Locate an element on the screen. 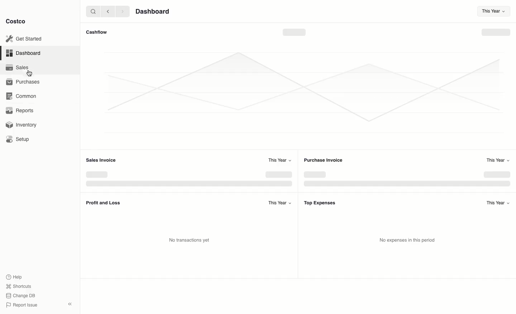 The image size is (516, 314). Change DB is located at coordinates (19, 295).